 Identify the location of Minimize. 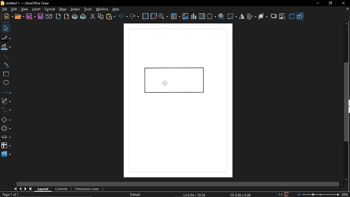
(317, 4).